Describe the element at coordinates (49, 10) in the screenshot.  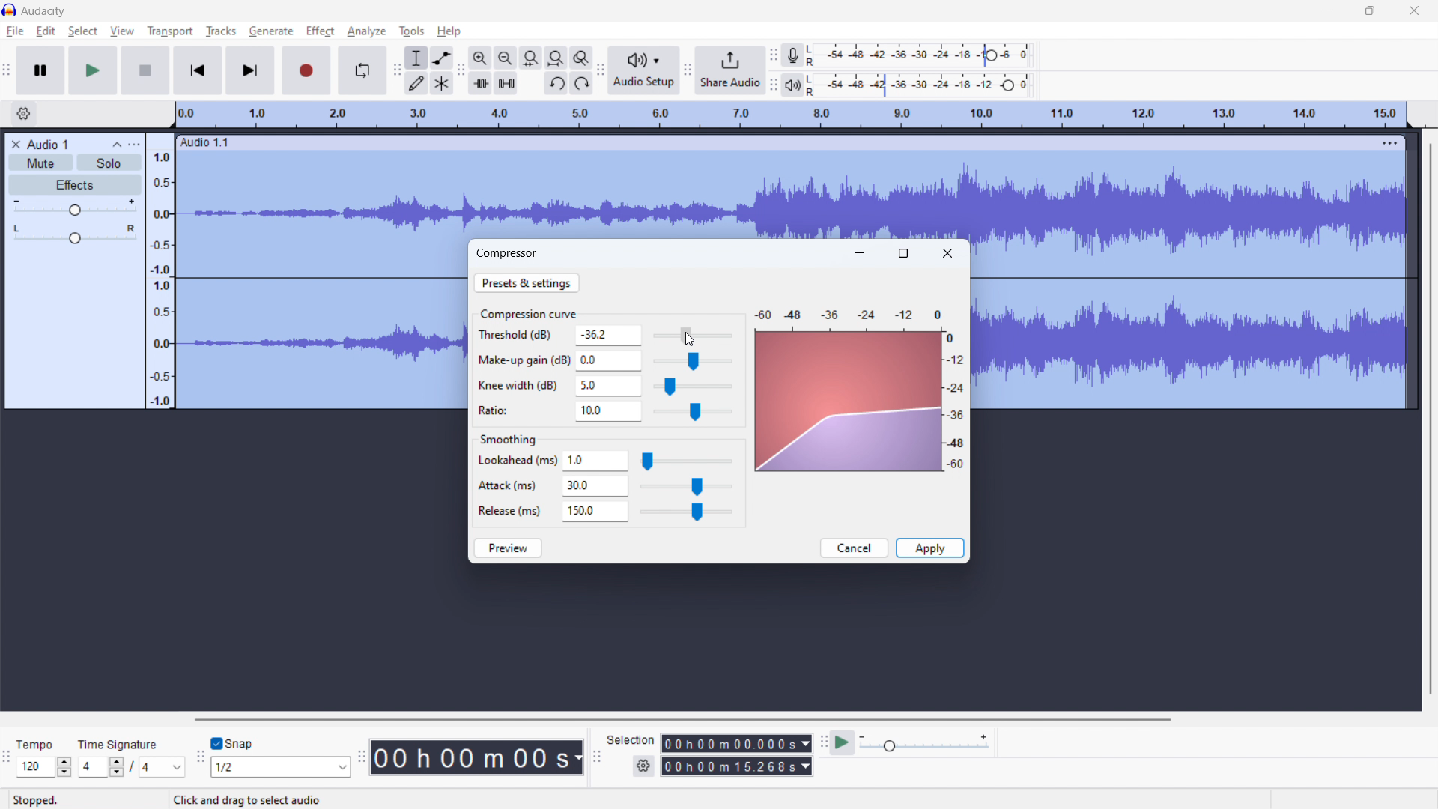
I see `Audacity (title)` at that location.